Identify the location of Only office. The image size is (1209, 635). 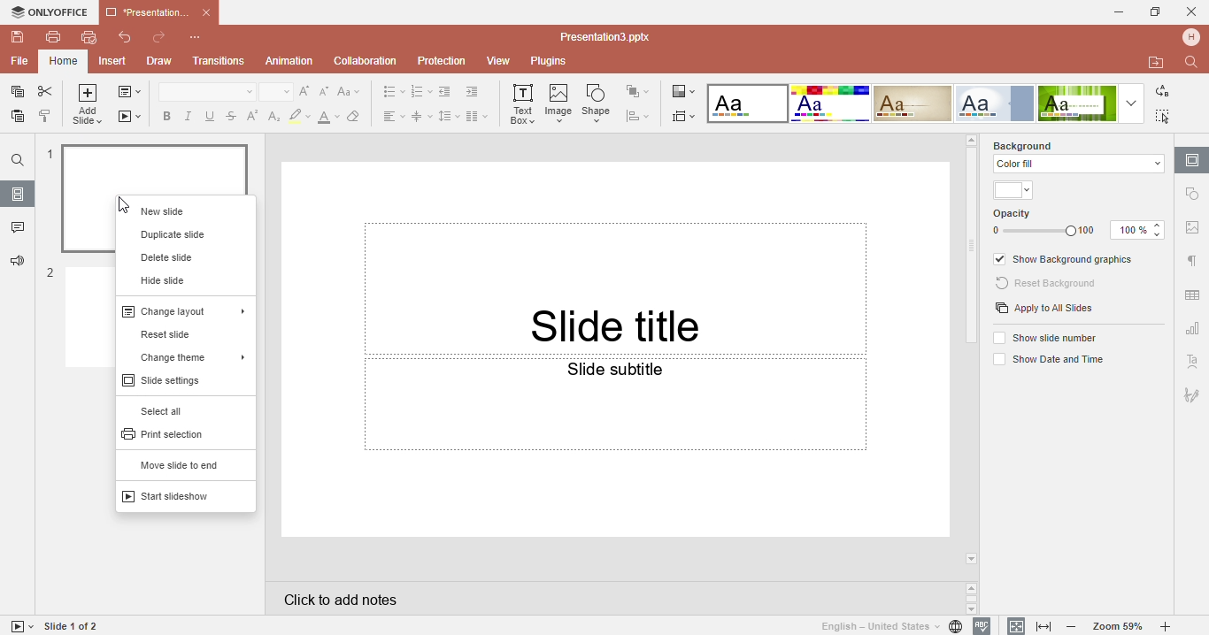
(48, 12).